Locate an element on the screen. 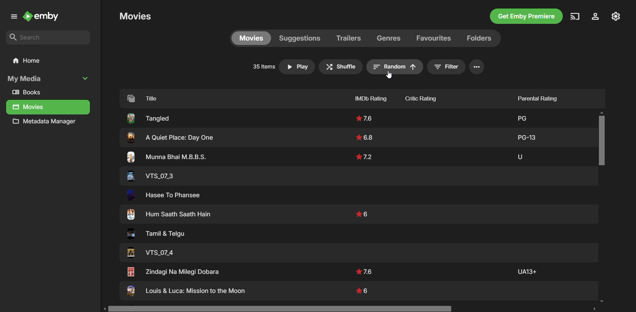 Image resolution: width=636 pixels, height=312 pixels.  is located at coordinates (367, 137).